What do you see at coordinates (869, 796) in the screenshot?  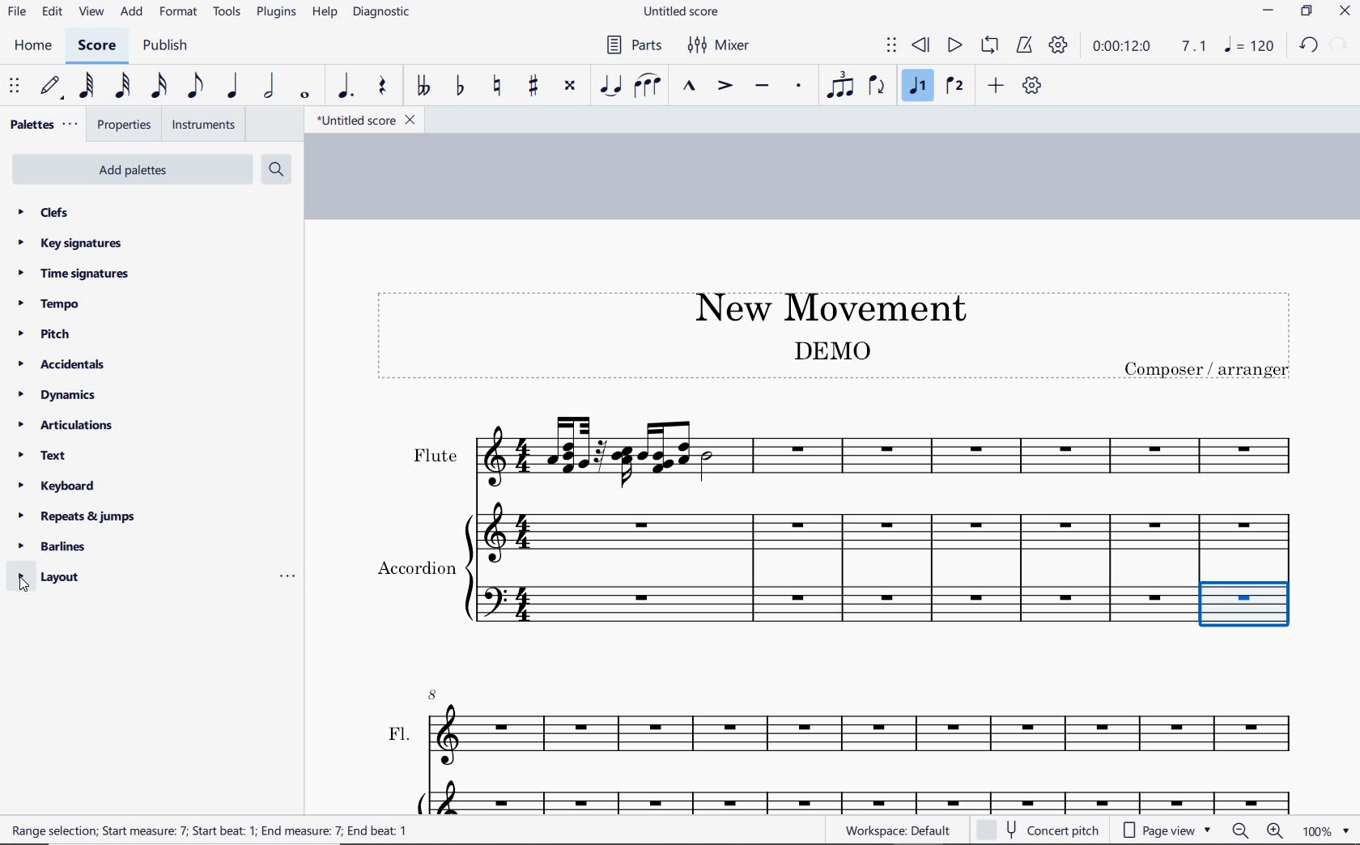 I see `Acc.` at bounding box center [869, 796].